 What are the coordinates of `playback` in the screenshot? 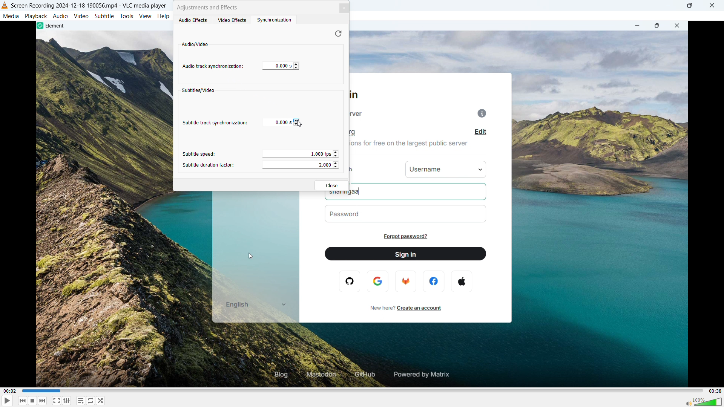 It's located at (36, 16).